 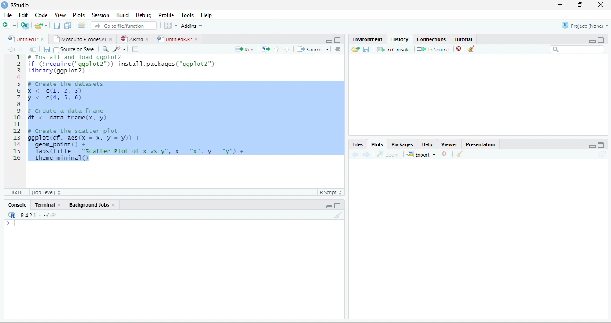 What do you see at coordinates (11, 50) in the screenshot?
I see `Go back to previous source location` at bounding box center [11, 50].